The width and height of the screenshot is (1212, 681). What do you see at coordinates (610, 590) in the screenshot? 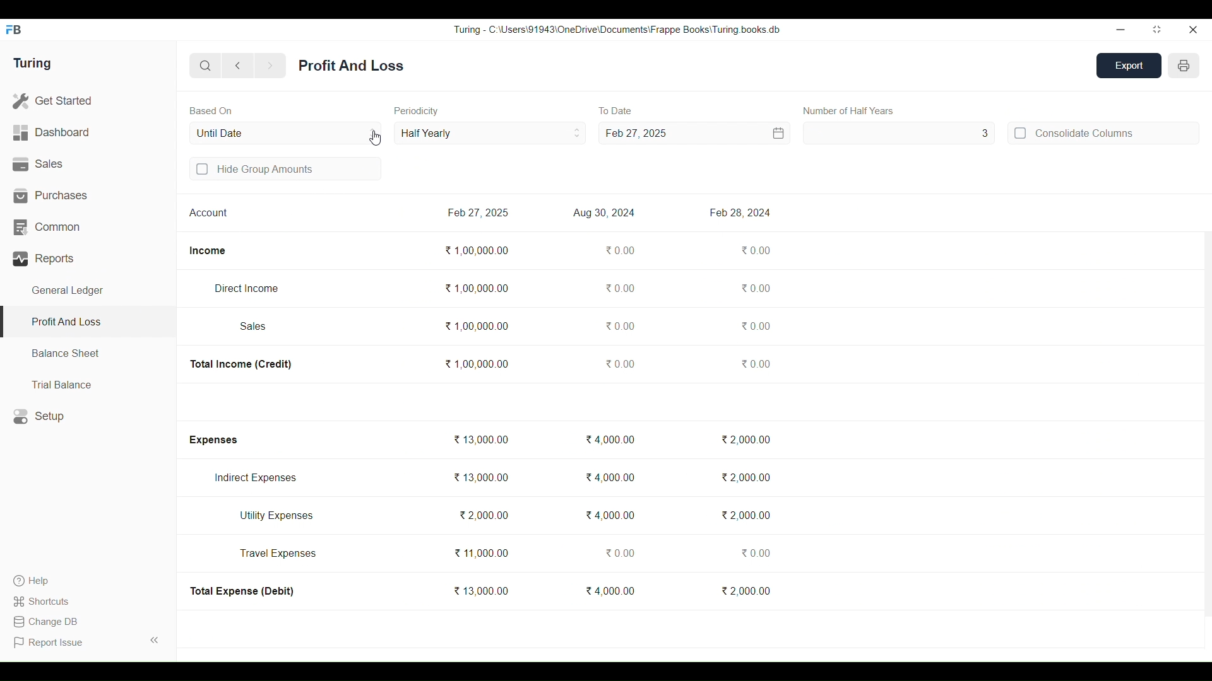
I see `4,000.00` at bounding box center [610, 590].